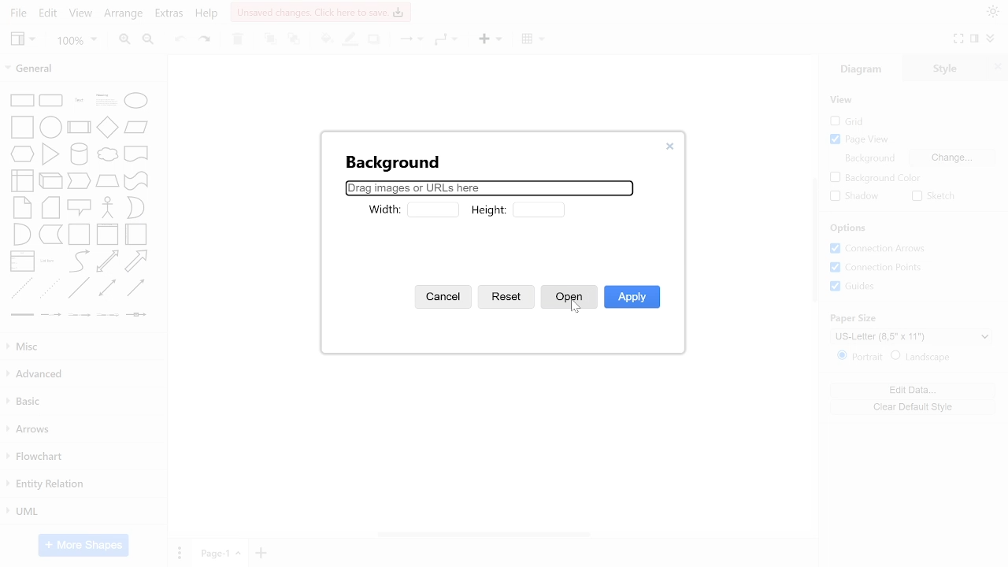  Describe the element at coordinates (852, 197) in the screenshot. I see `shadow` at that location.